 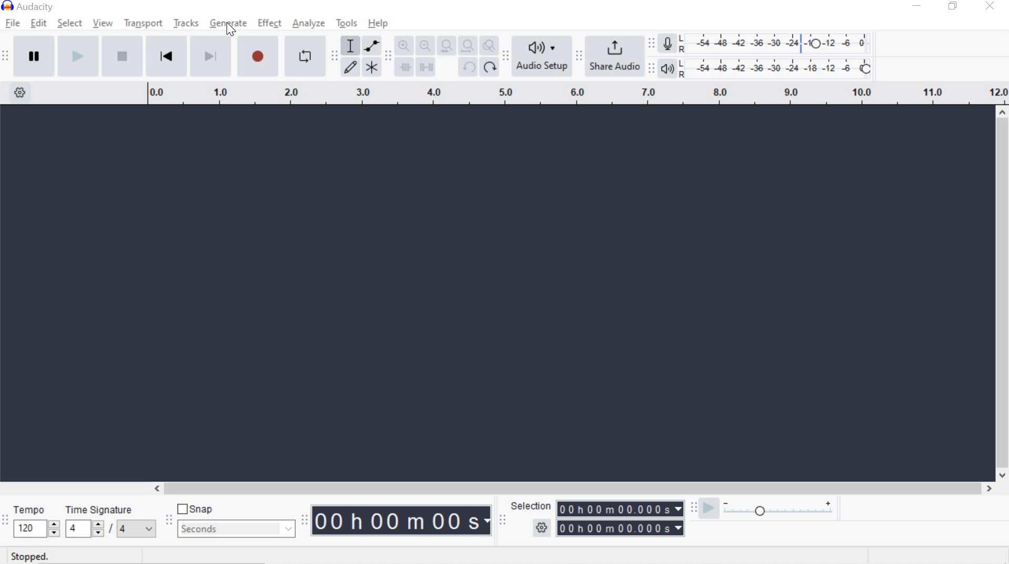 I want to click on Timeline options, so click(x=19, y=91).